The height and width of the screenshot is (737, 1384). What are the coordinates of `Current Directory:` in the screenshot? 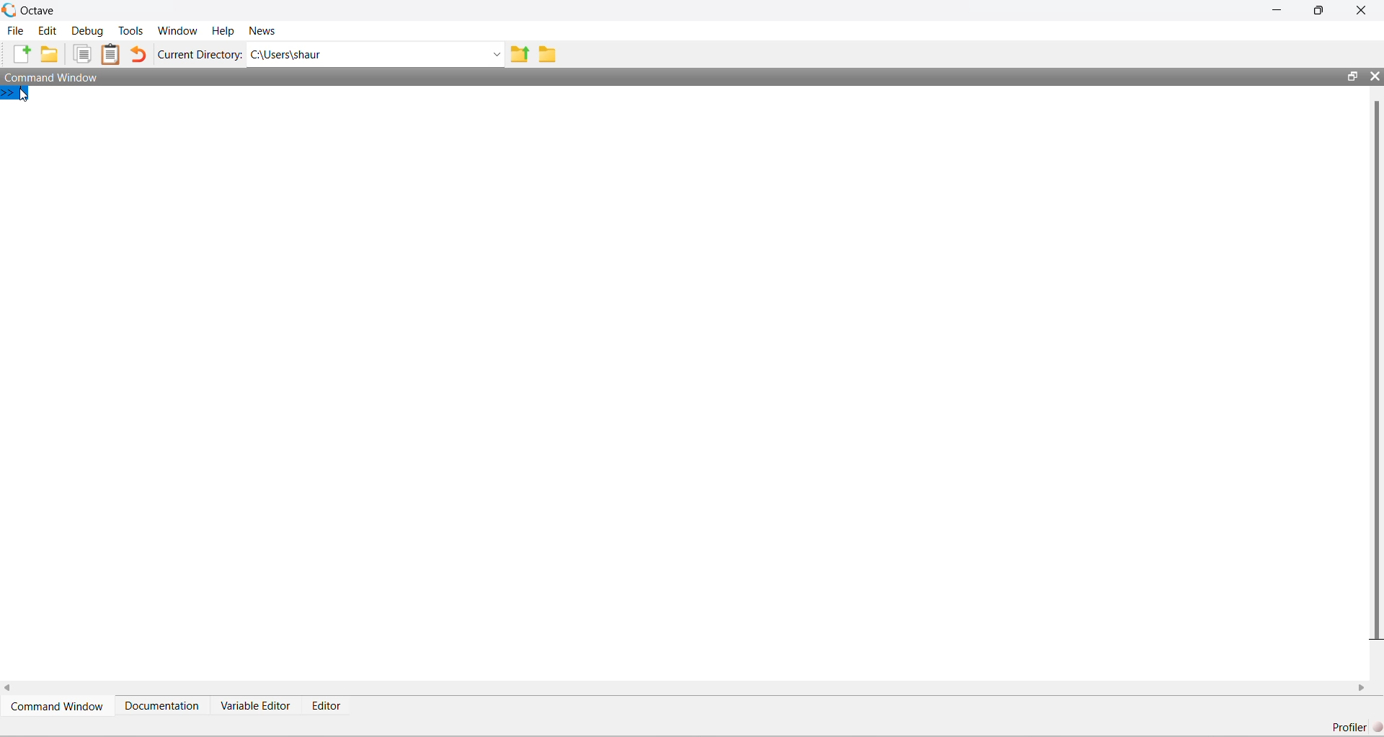 It's located at (200, 55).